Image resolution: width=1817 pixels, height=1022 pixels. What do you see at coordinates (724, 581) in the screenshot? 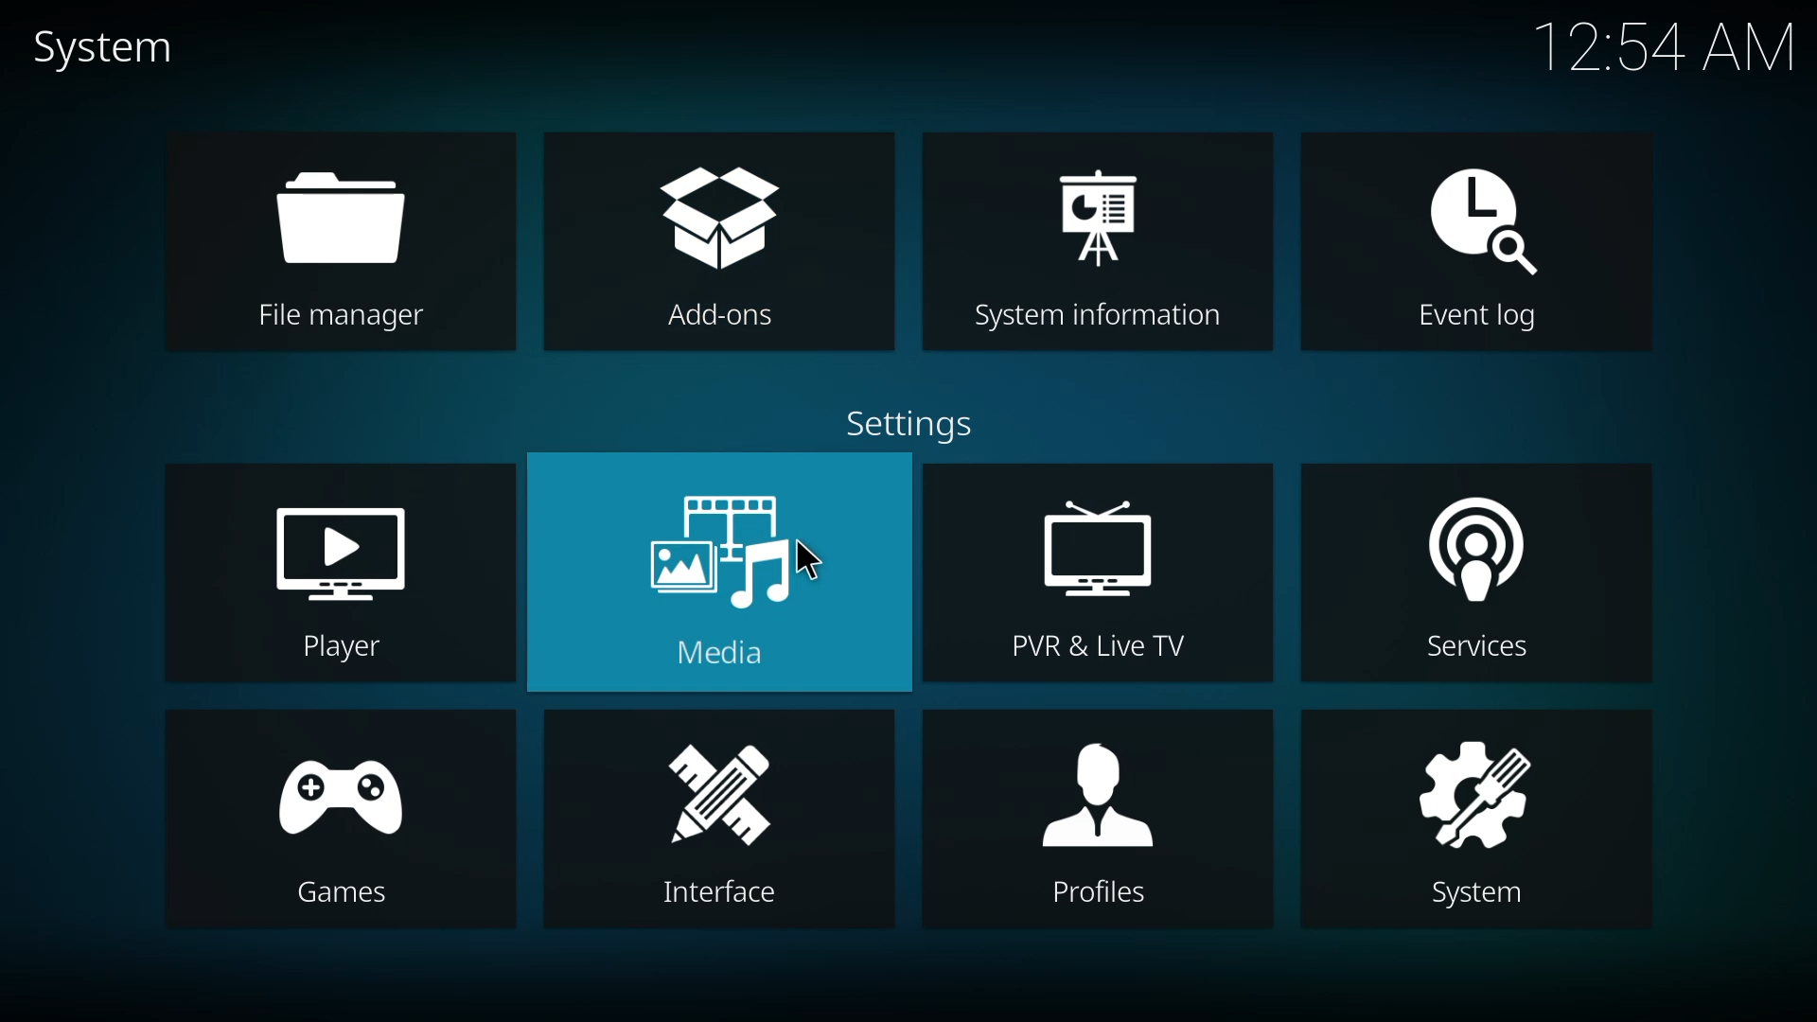
I see `media` at bounding box center [724, 581].